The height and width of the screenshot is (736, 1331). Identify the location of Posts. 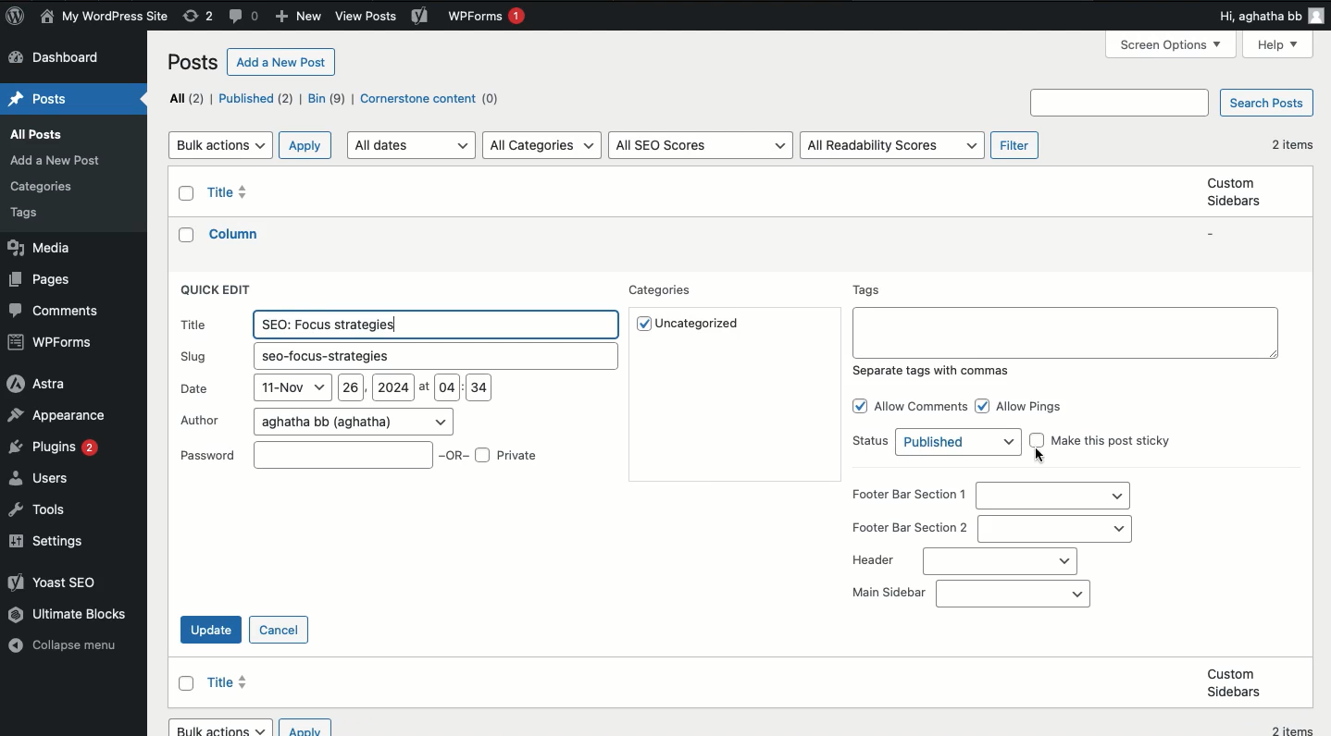
(195, 65).